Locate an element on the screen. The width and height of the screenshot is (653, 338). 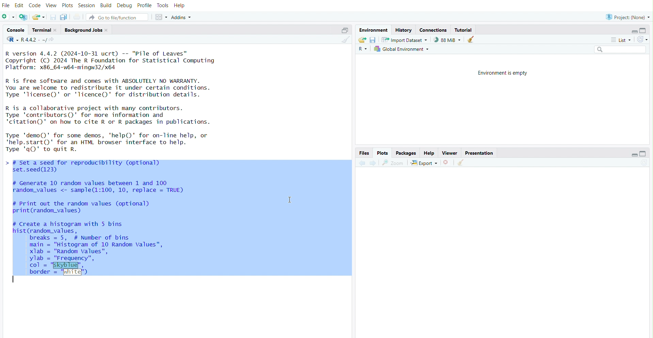
environment is located at coordinates (373, 29).